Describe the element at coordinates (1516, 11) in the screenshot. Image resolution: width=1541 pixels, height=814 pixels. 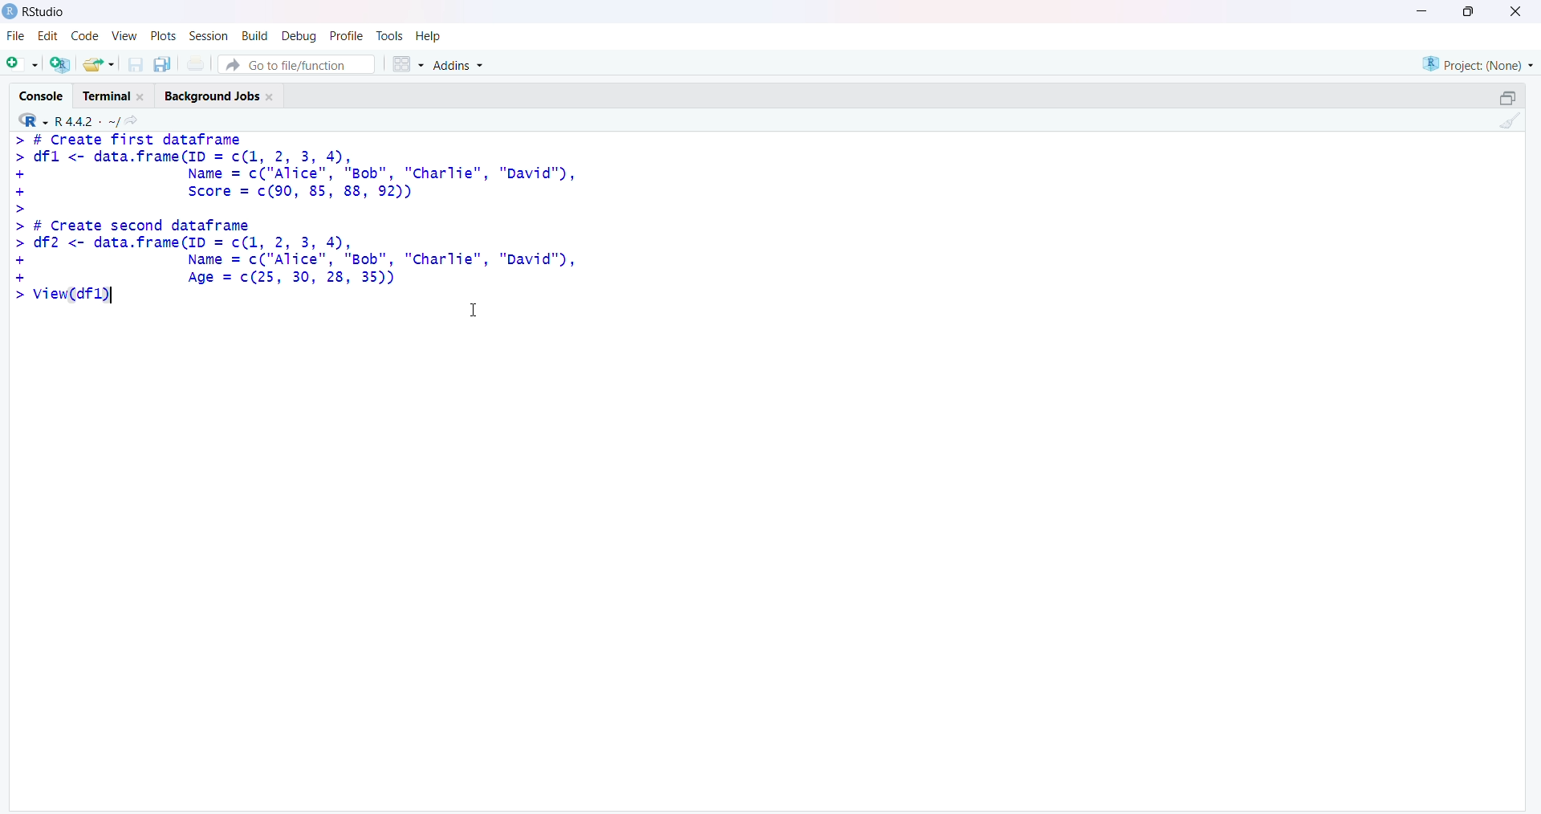
I see `close` at that location.